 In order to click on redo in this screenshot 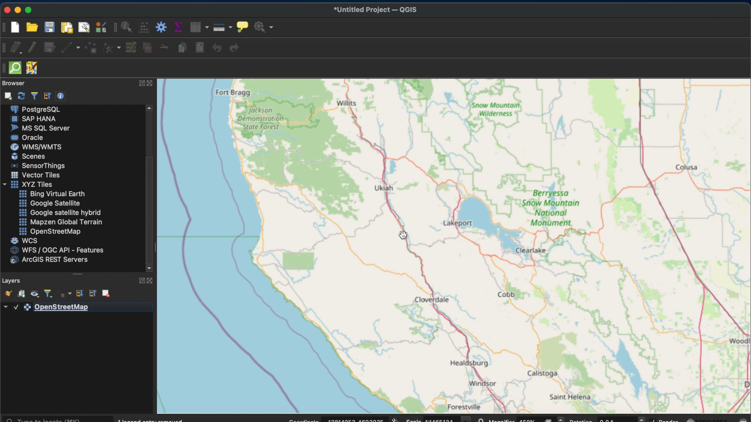, I will do `click(234, 47)`.